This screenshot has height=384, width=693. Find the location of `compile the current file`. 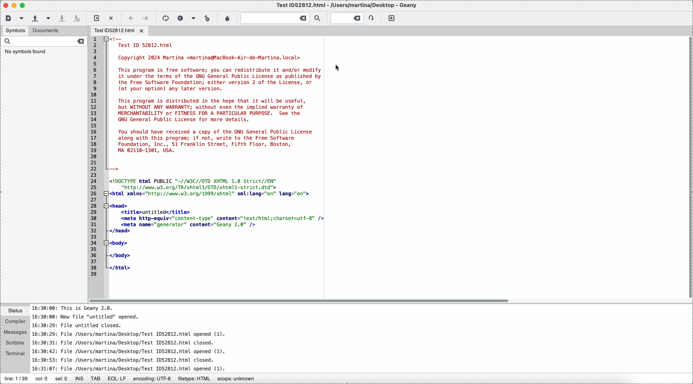

compile the current file is located at coordinates (165, 18).